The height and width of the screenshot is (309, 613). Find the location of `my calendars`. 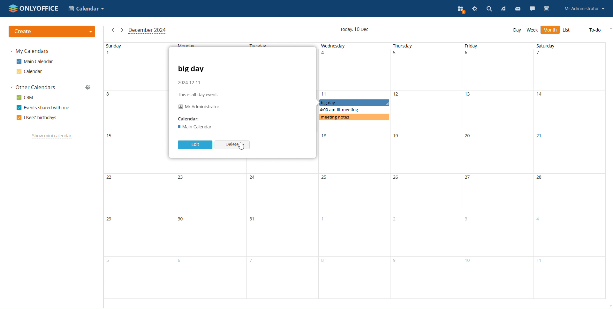

my calendars is located at coordinates (31, 51).